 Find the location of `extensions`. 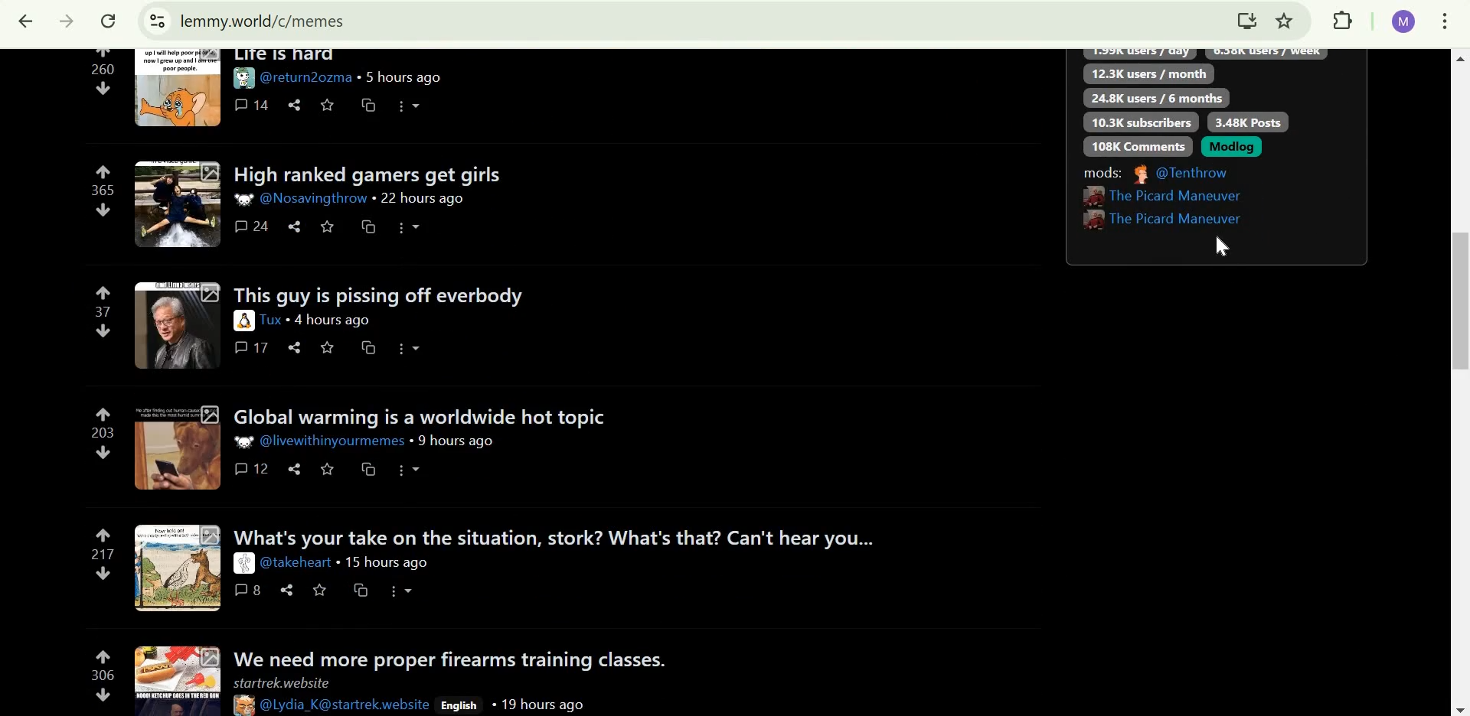

extensions is located at coordinates (1344, 22).